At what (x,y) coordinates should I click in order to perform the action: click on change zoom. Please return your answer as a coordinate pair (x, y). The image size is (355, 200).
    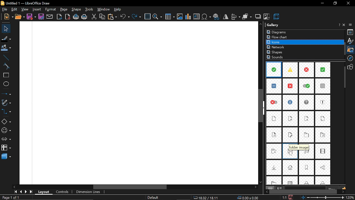
    Looking at the image, I should click on (323, 198).